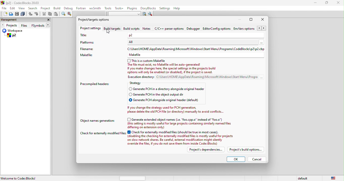 The width and height of the screenshot is (344, 181). I want to click on The file must exist, no Makefile will be auto-generated!
If you make changes here, the special settings in the projects build
‘options will only be enabled (or disabled), f the project is saved., so click(173, 69).